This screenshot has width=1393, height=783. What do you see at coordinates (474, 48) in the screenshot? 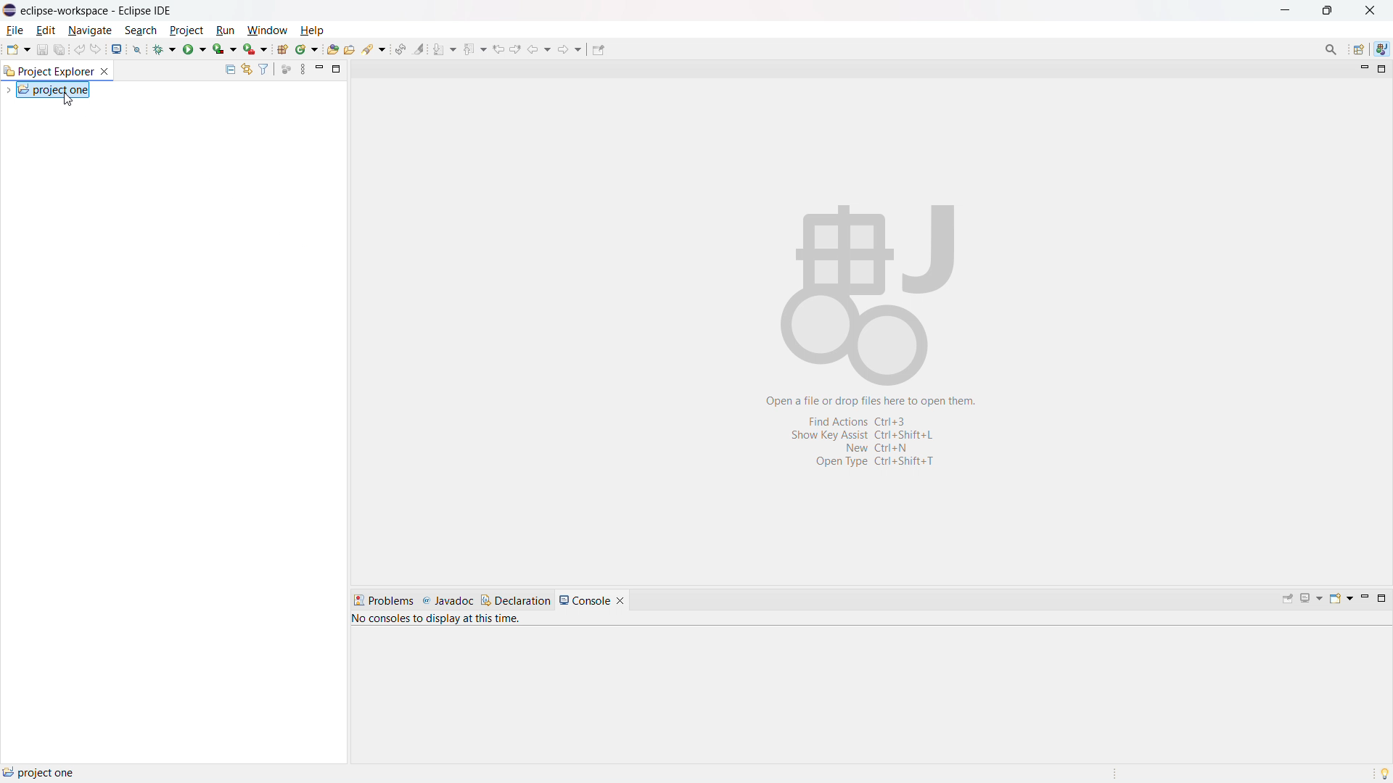
I see `previous annotation` at bounding box center [474, 48].